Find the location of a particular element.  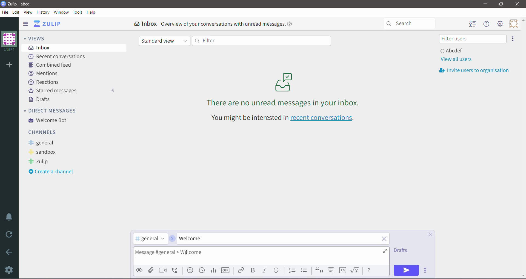

Code is located at coordinates (343, 271).